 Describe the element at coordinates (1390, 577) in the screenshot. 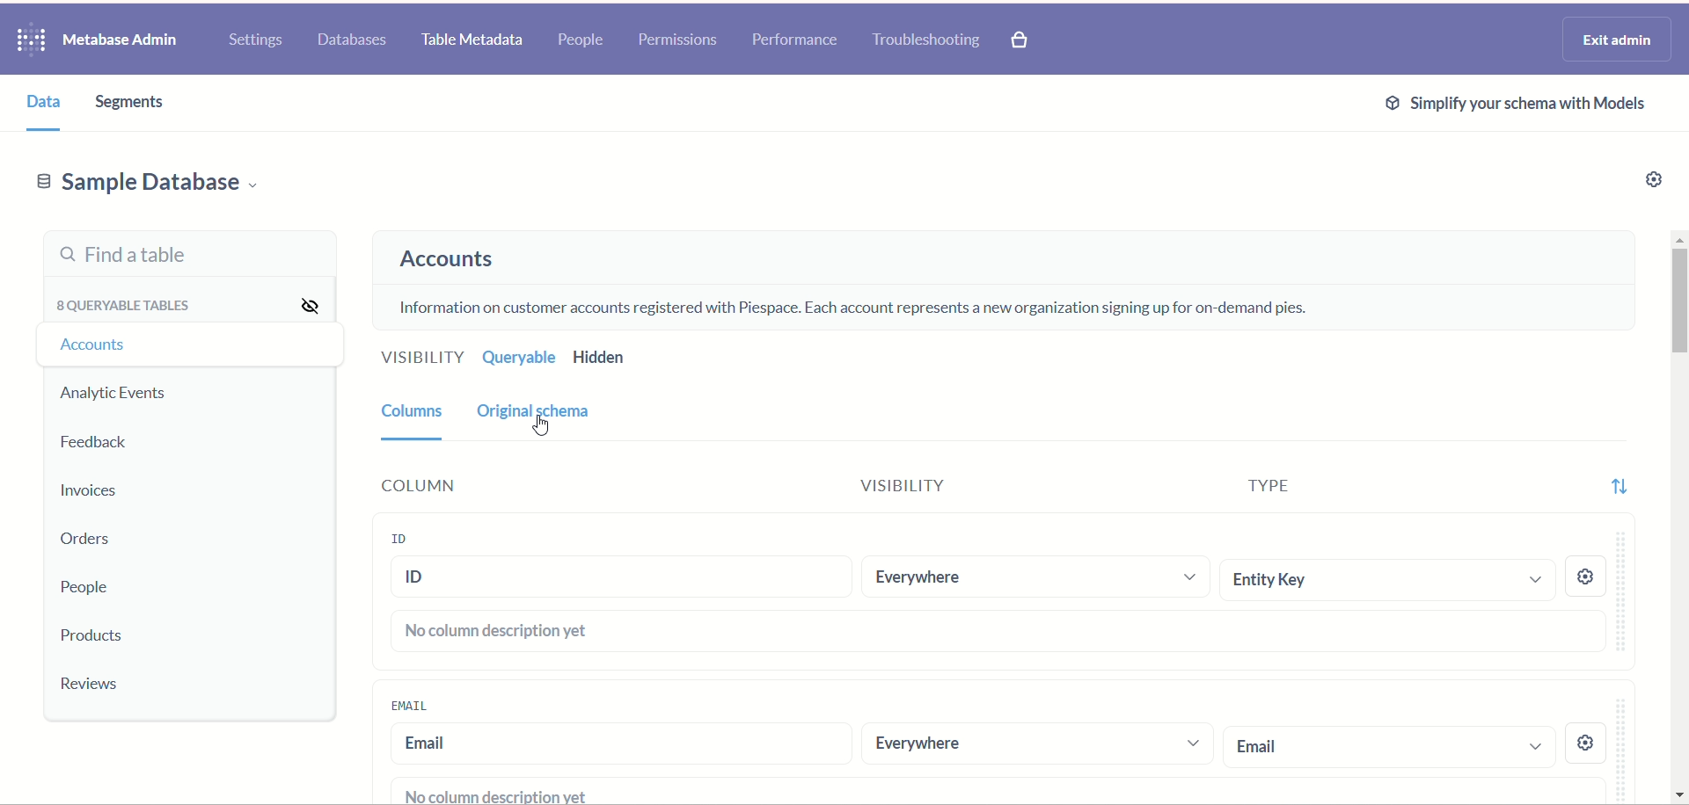

I see `selection` at that location.